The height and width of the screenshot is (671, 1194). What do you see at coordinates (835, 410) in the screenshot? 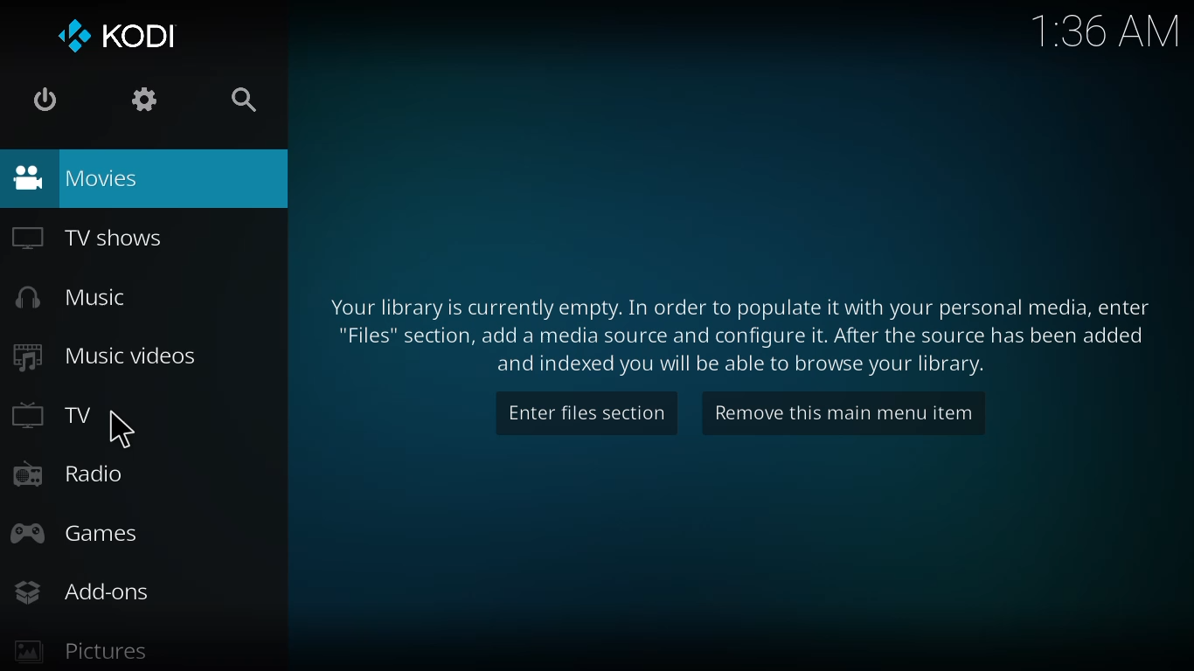
I see `remove this main menu item` at bounding box center [835, 410].